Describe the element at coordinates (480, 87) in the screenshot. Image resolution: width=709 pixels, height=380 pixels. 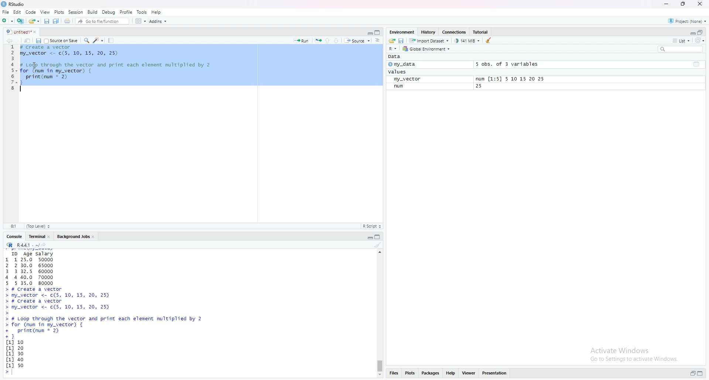
I see `25` at that location.